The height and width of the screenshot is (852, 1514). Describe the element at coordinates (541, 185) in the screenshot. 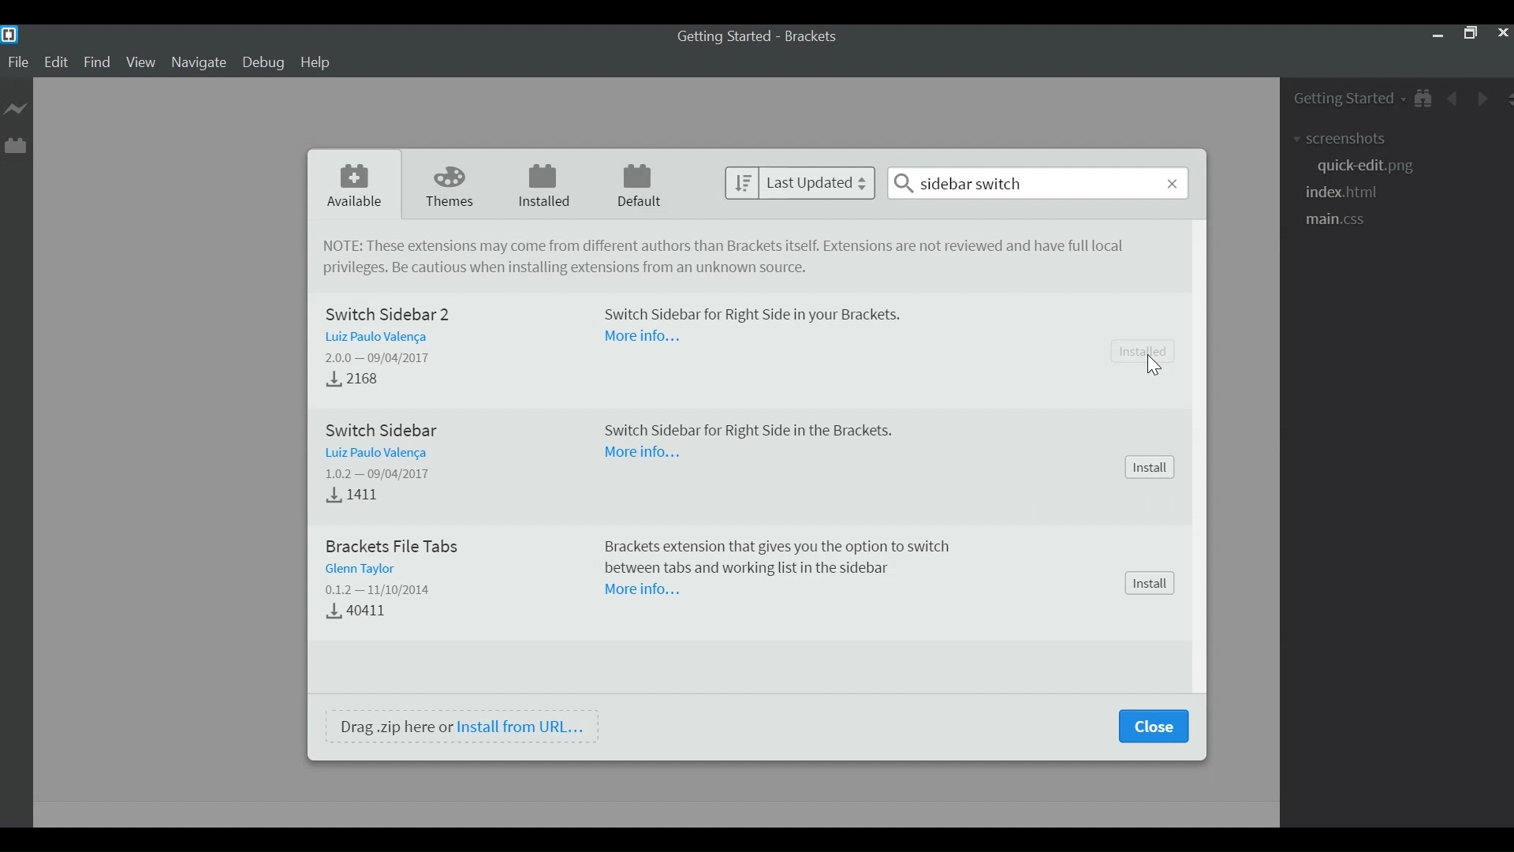

I see `Installed` at that location.